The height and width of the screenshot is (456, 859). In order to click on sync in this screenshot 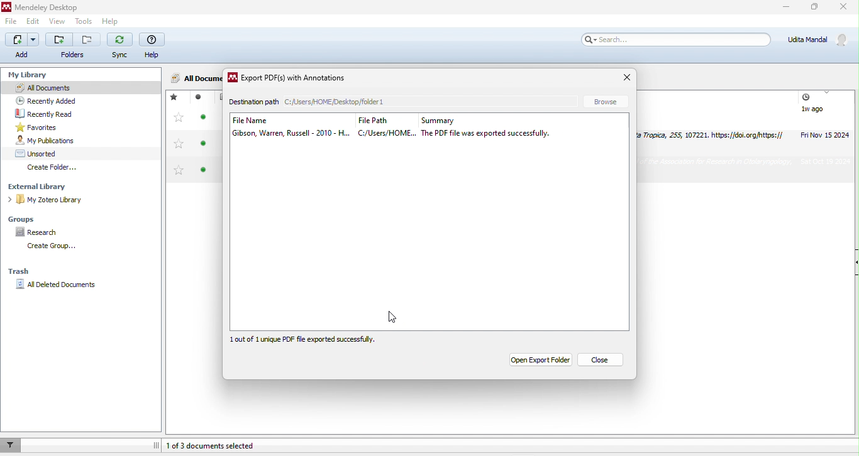, I will do `click(121, 48)`.